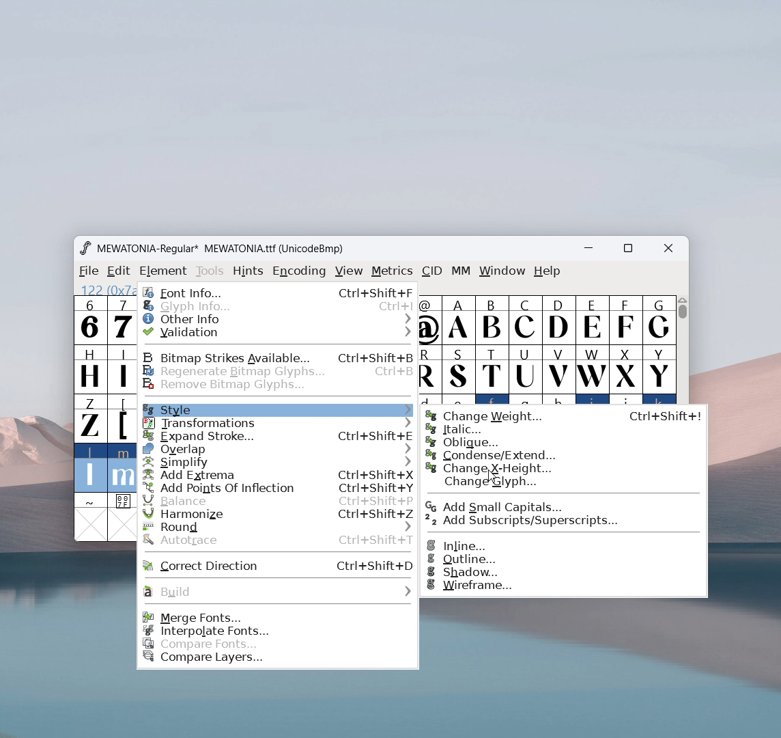  Describe the element at coordinates (493, 476) in the screenshot. I see `Cursor` at that location.